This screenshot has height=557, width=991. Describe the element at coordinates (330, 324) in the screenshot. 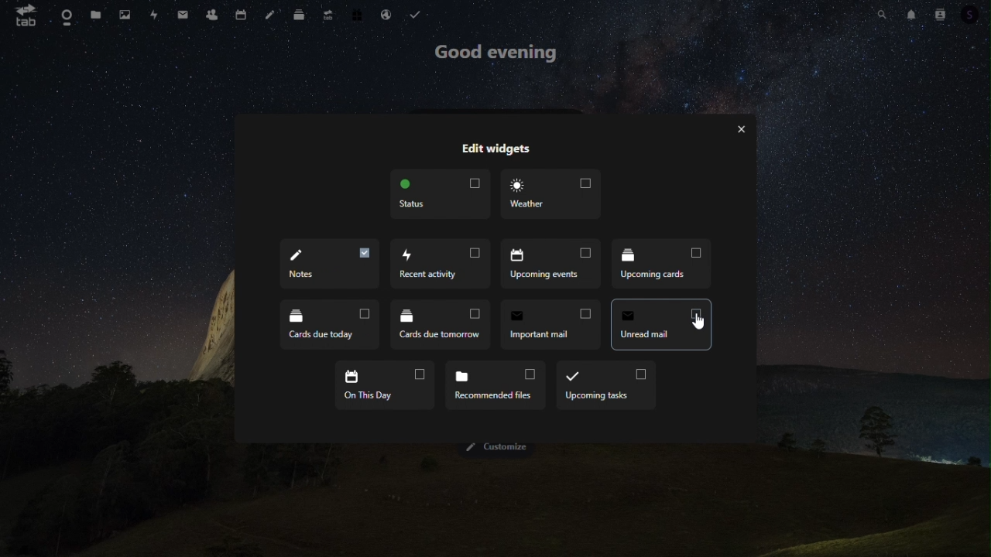

I see `cards due tomorrow` at that location.